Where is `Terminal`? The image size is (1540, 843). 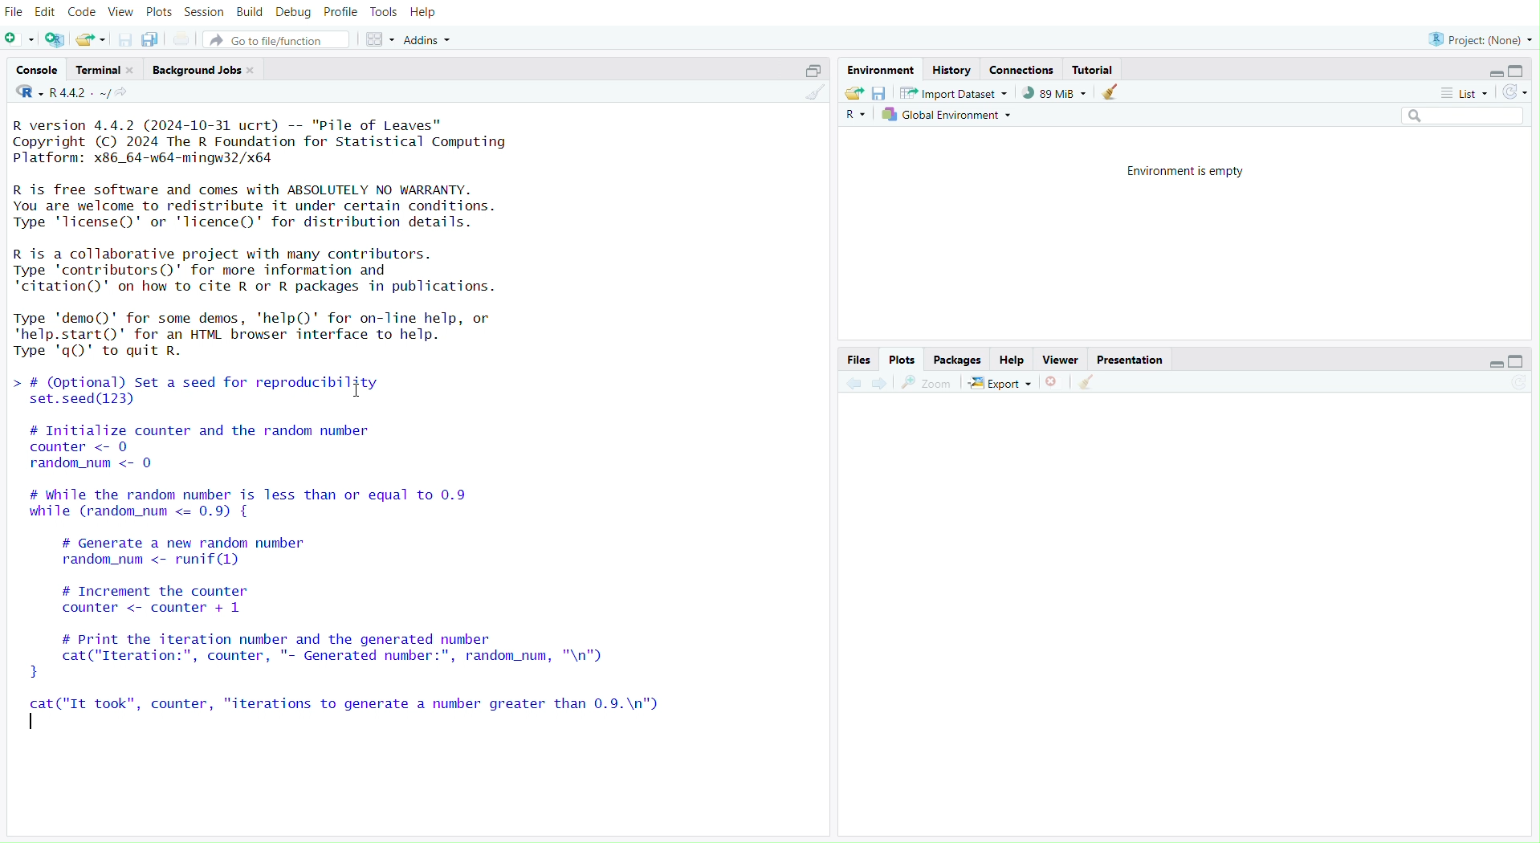 Terminal is located at coordinates (100, 71).